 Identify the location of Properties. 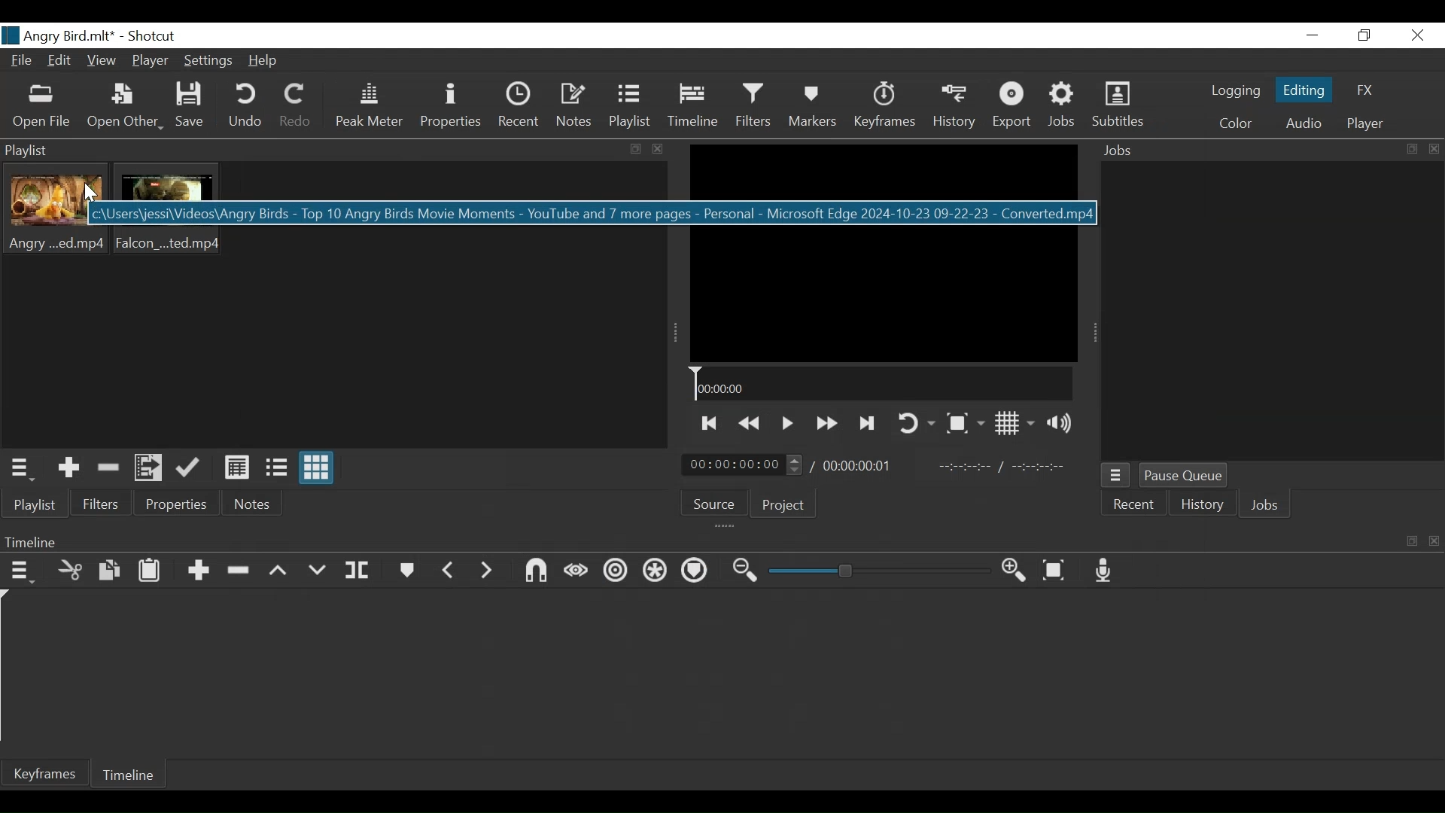
(178, 504).